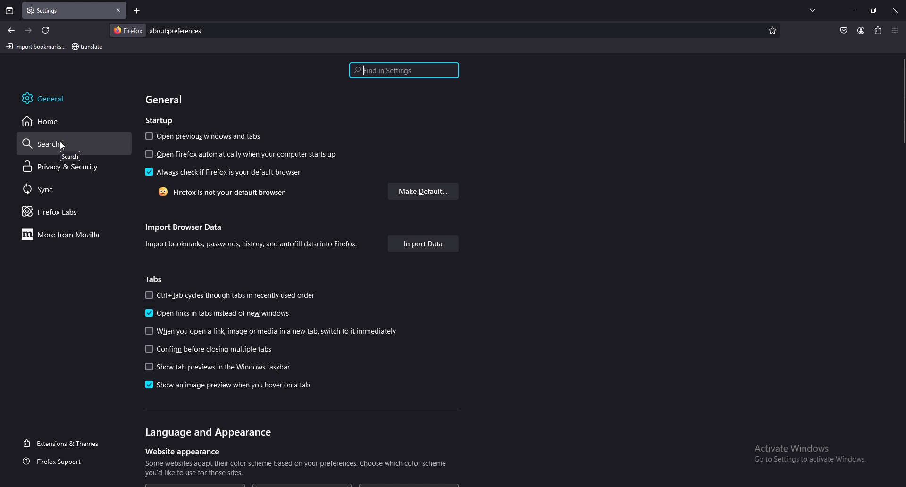  Describe the element at coordinates (62, 461) in the screenshot. I see `firefox support` at that location.